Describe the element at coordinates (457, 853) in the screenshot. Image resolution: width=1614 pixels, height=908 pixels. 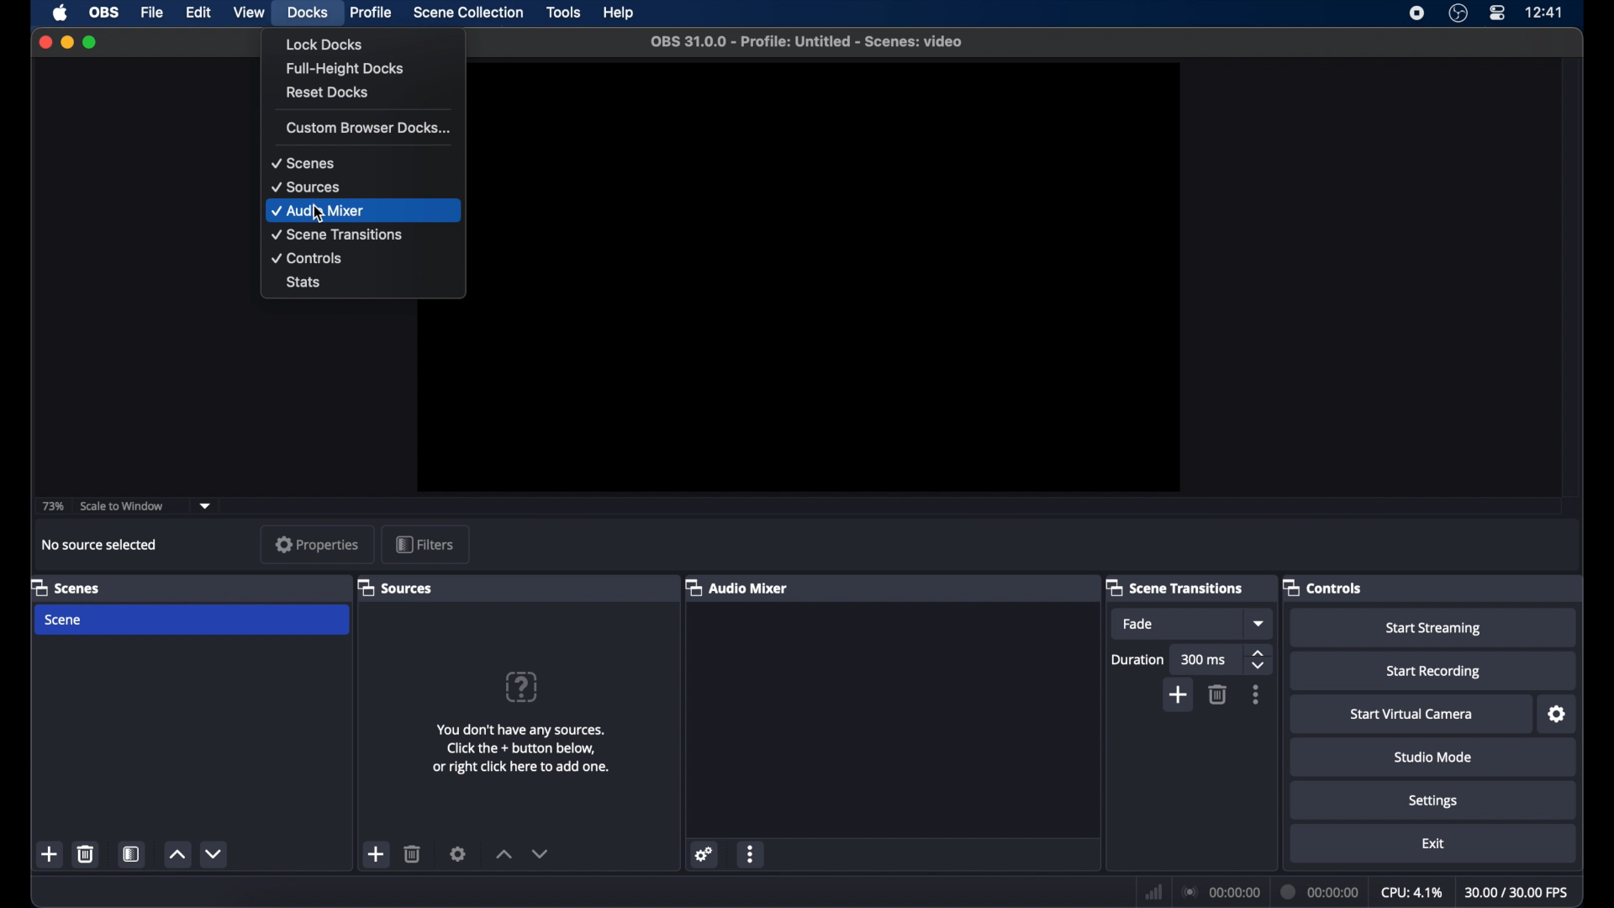
I see `settings` at that location.